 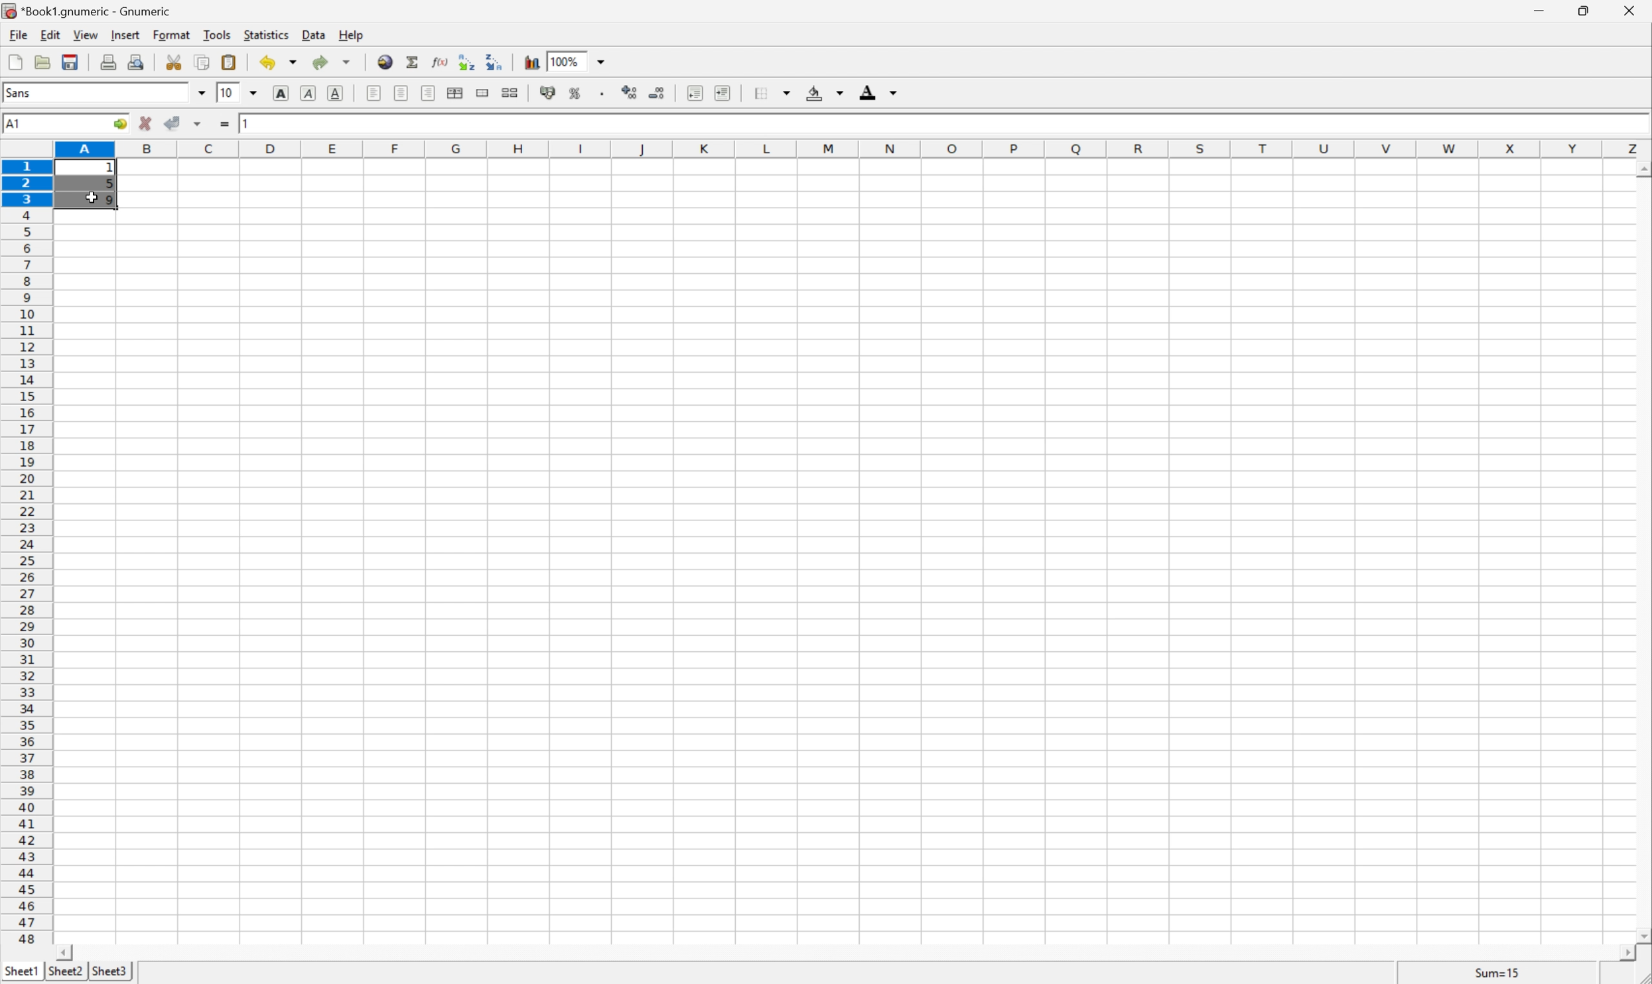 I want to click on view, so click(x=87, y=34).